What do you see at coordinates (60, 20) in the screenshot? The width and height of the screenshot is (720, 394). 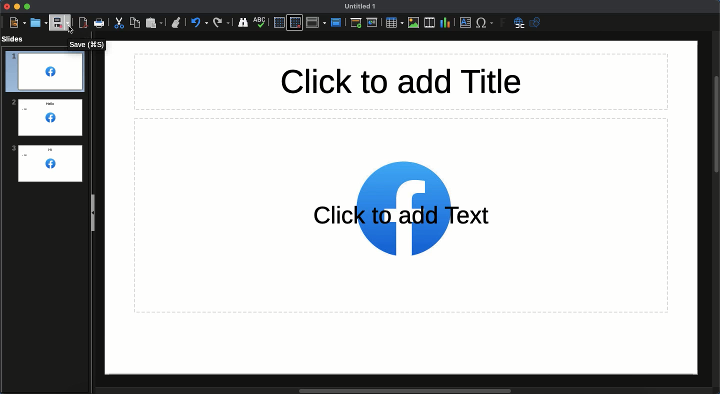 I see `Save` at bounding box center [60, 20].